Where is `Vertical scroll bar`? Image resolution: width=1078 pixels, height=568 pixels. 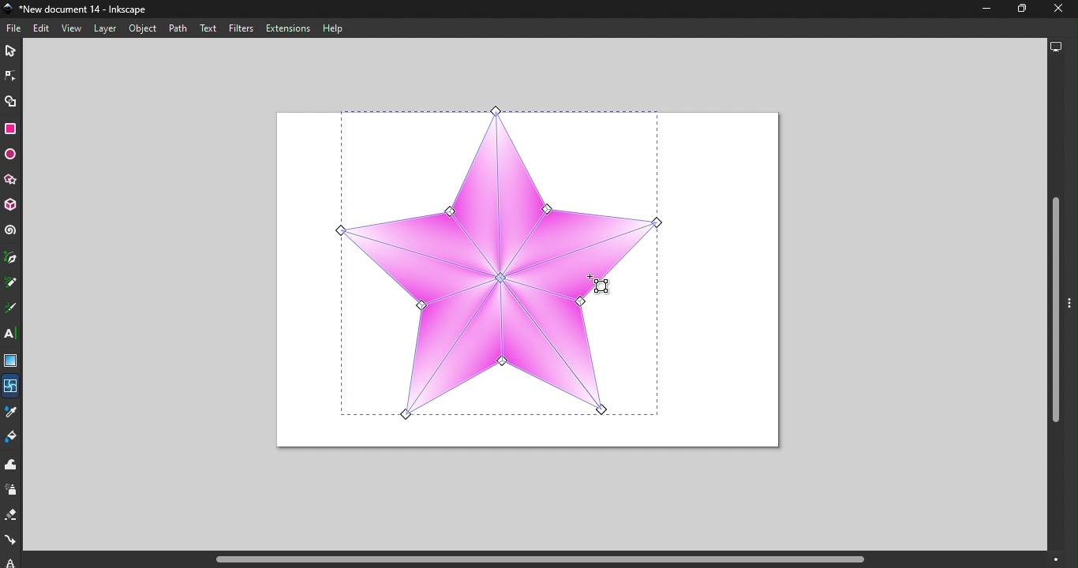 Vertical scroll bar is located at coordinates (1055, 305).